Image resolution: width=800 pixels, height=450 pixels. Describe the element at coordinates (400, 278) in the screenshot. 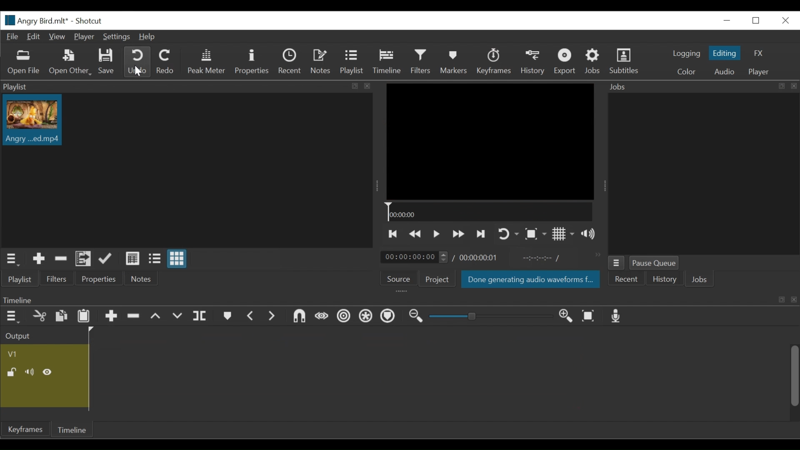

I see `Source` at that location.